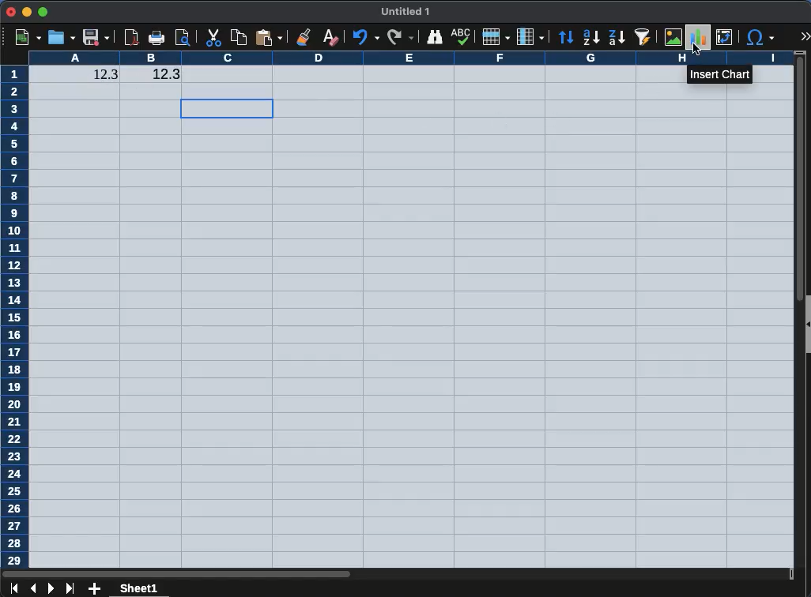 The height and width of the screenshot is (597, 811). I want to click on copy, so click(240, 37).